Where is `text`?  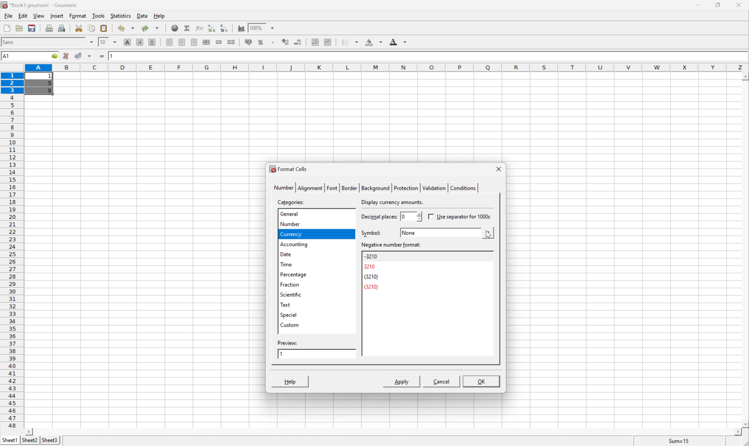
text is located at coordinates (285, 304).